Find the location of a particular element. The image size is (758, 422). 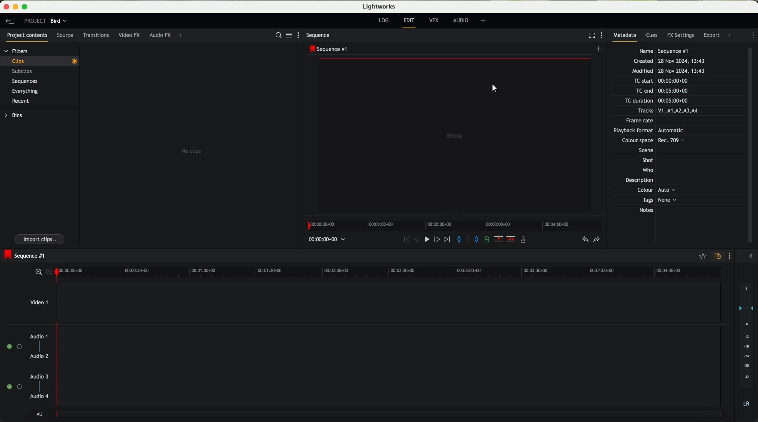

project contents is located at coordinates (27, 36).